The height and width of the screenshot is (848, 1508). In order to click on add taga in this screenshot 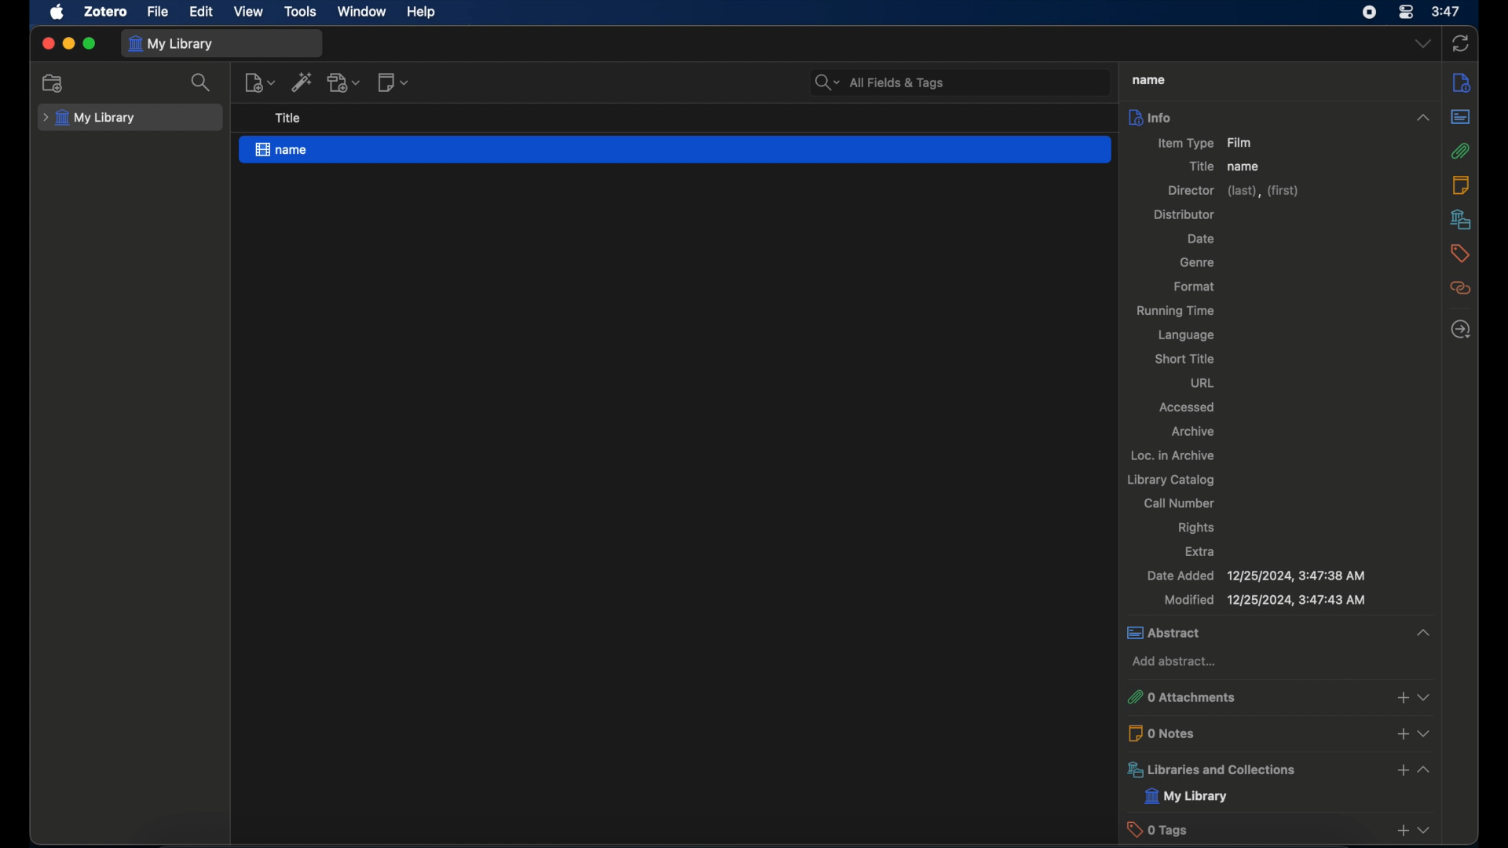, I will do `click(1400, 829)`.